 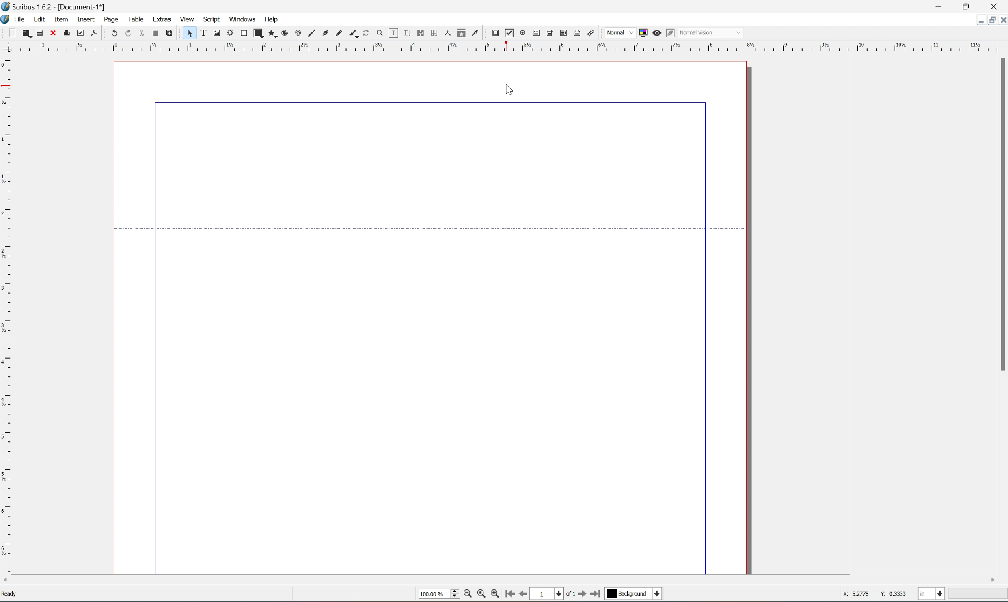 I want to click on insert, so click(x=81, y=18).